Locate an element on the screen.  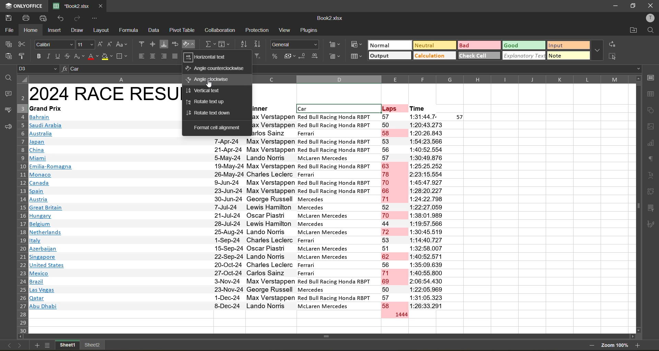
align middle is located at coordinates (152, 44).